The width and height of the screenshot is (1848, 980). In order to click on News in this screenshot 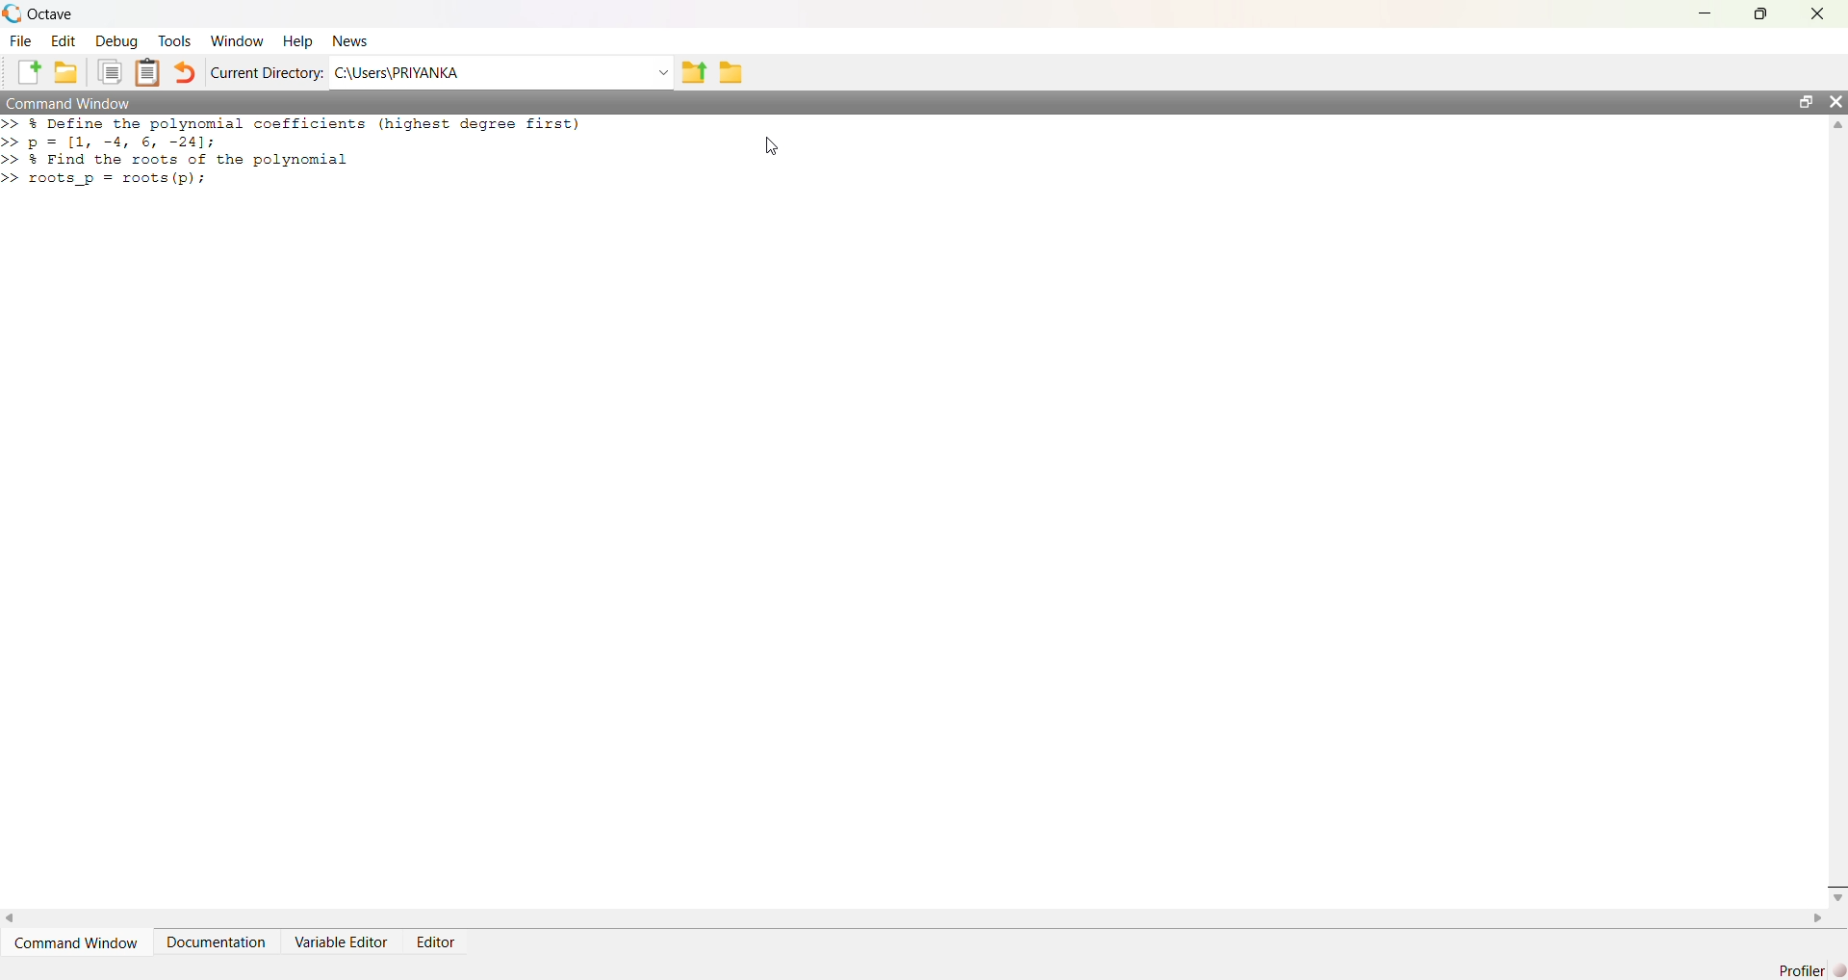, I will do `click(354, 42)`.